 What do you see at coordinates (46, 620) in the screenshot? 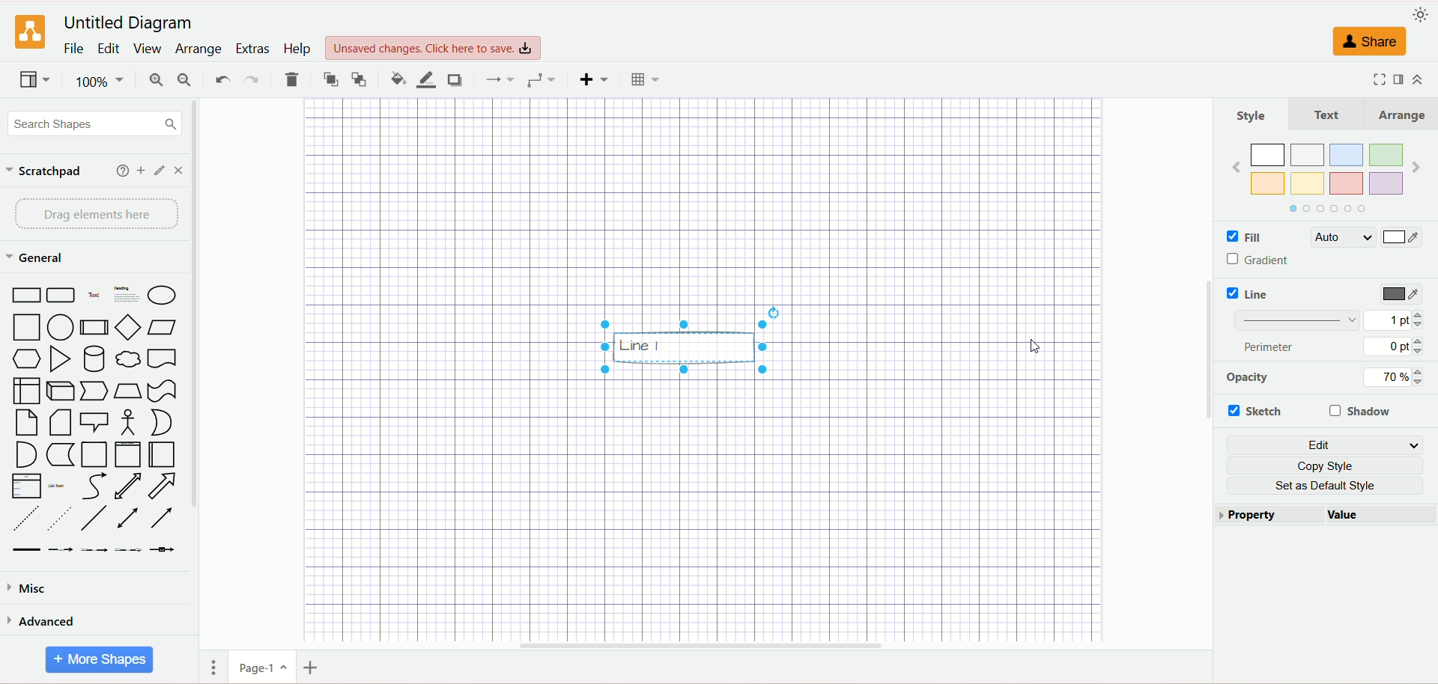
I see `advanced` at bounding box center [46, 620].